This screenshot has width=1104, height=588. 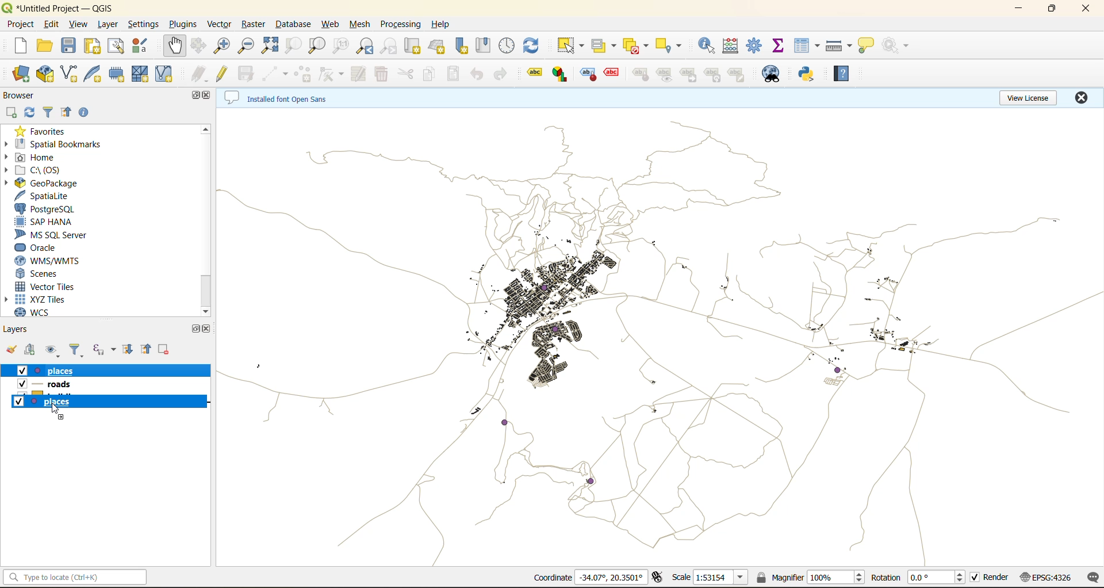 I want to click on raster, so click(x=252, y=25).